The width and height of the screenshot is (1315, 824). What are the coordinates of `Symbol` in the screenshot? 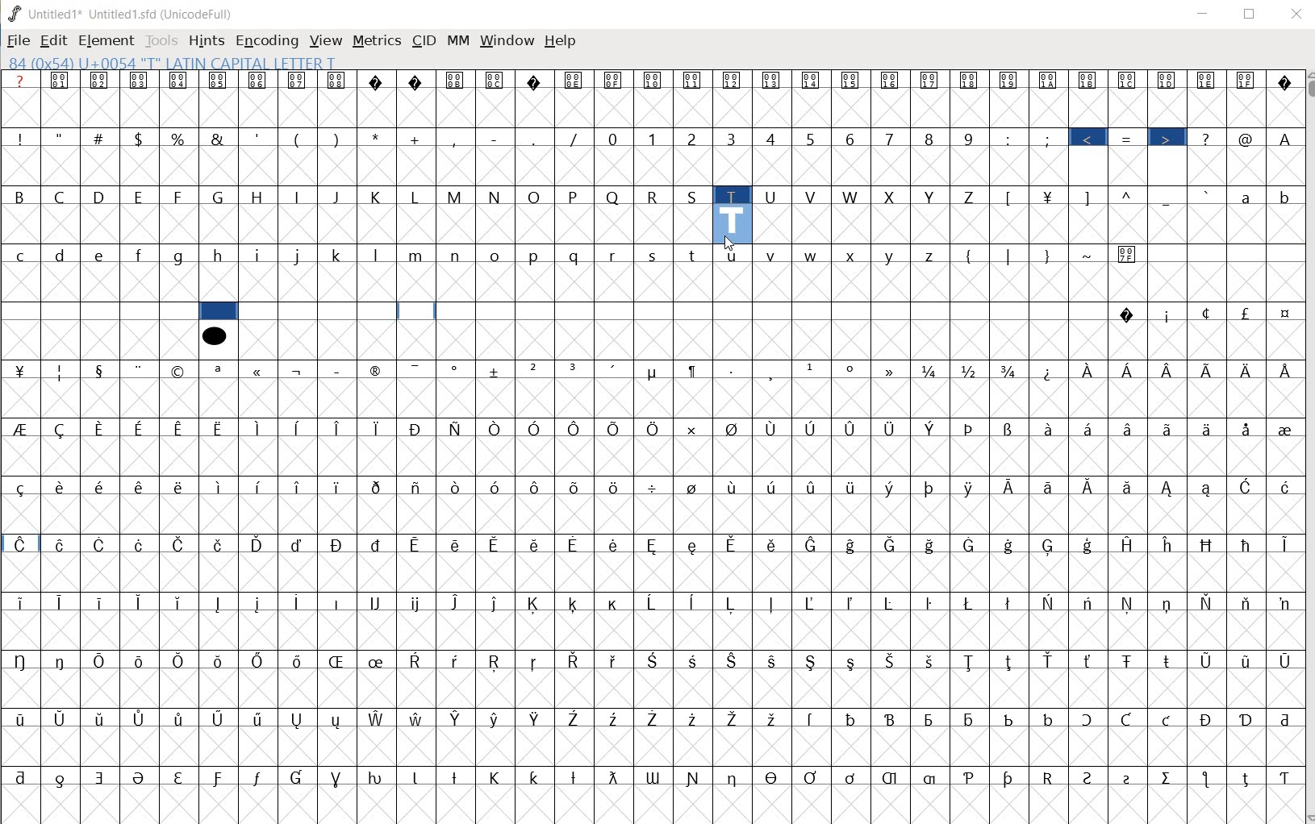 It's located at (1248, 80).